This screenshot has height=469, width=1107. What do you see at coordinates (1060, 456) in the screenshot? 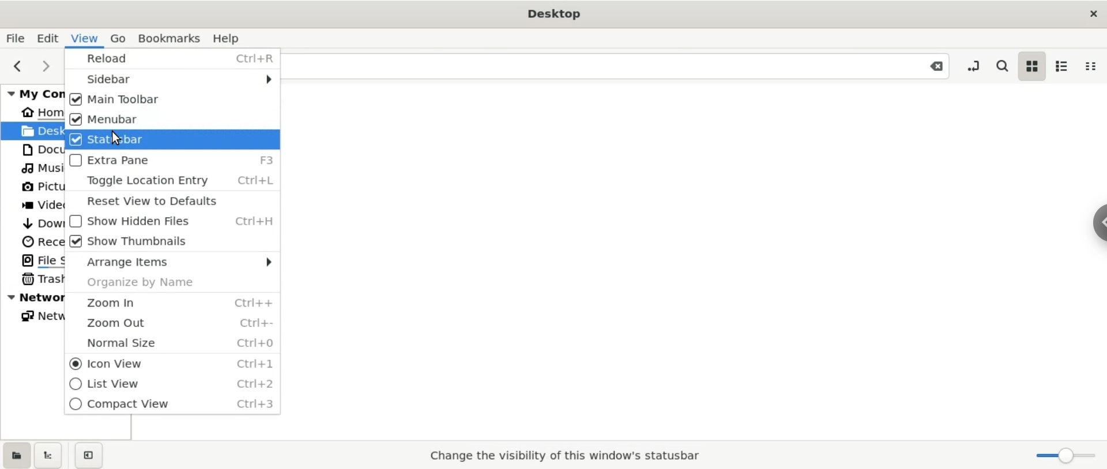
I see `zoom` at bounding box center [1060, 456].